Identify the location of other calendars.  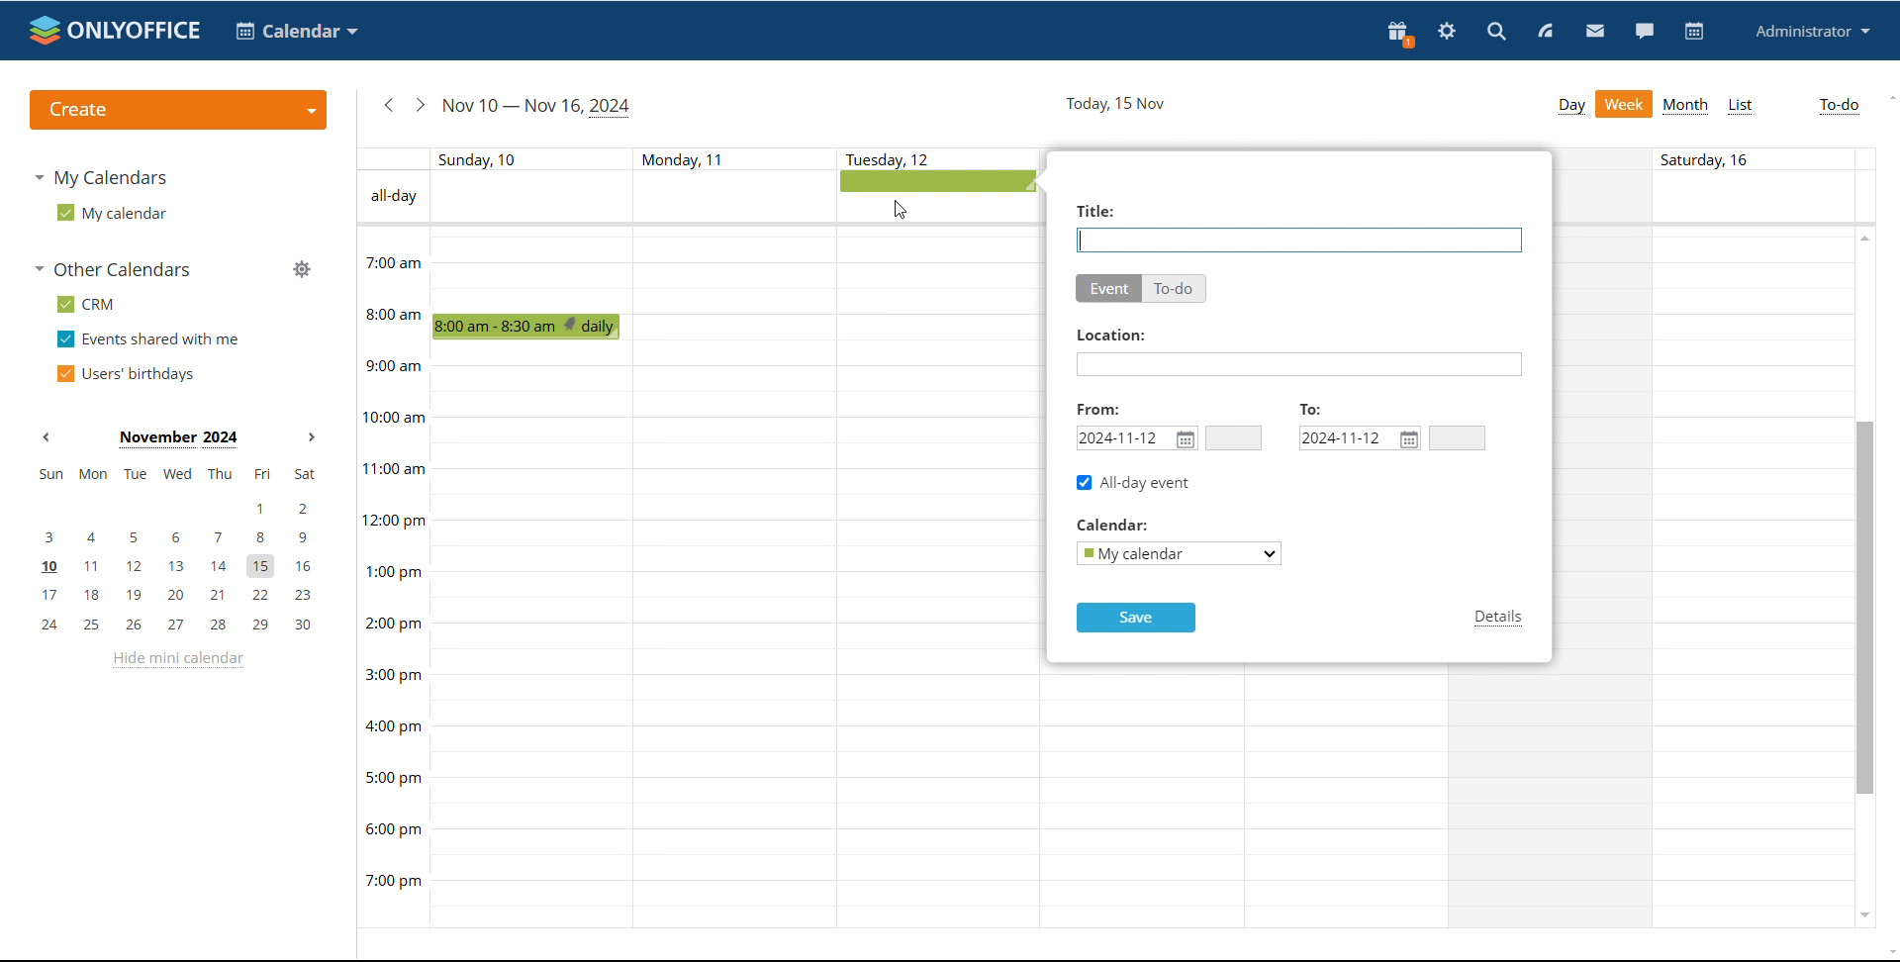
(116, 270).